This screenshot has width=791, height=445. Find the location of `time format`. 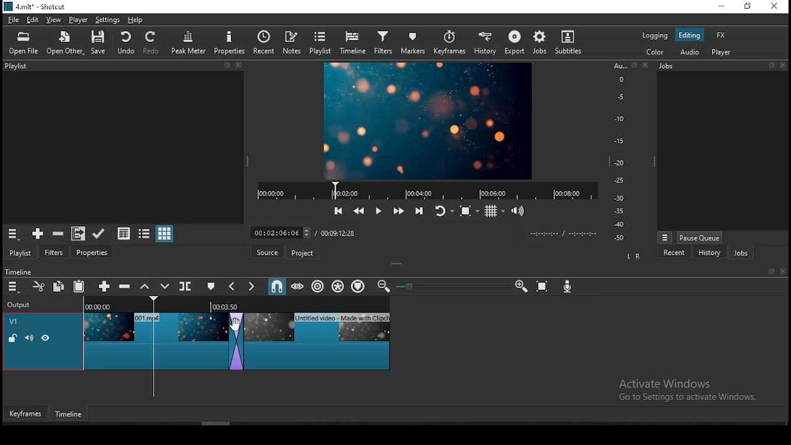

time format is located at coordinates (562, 232).